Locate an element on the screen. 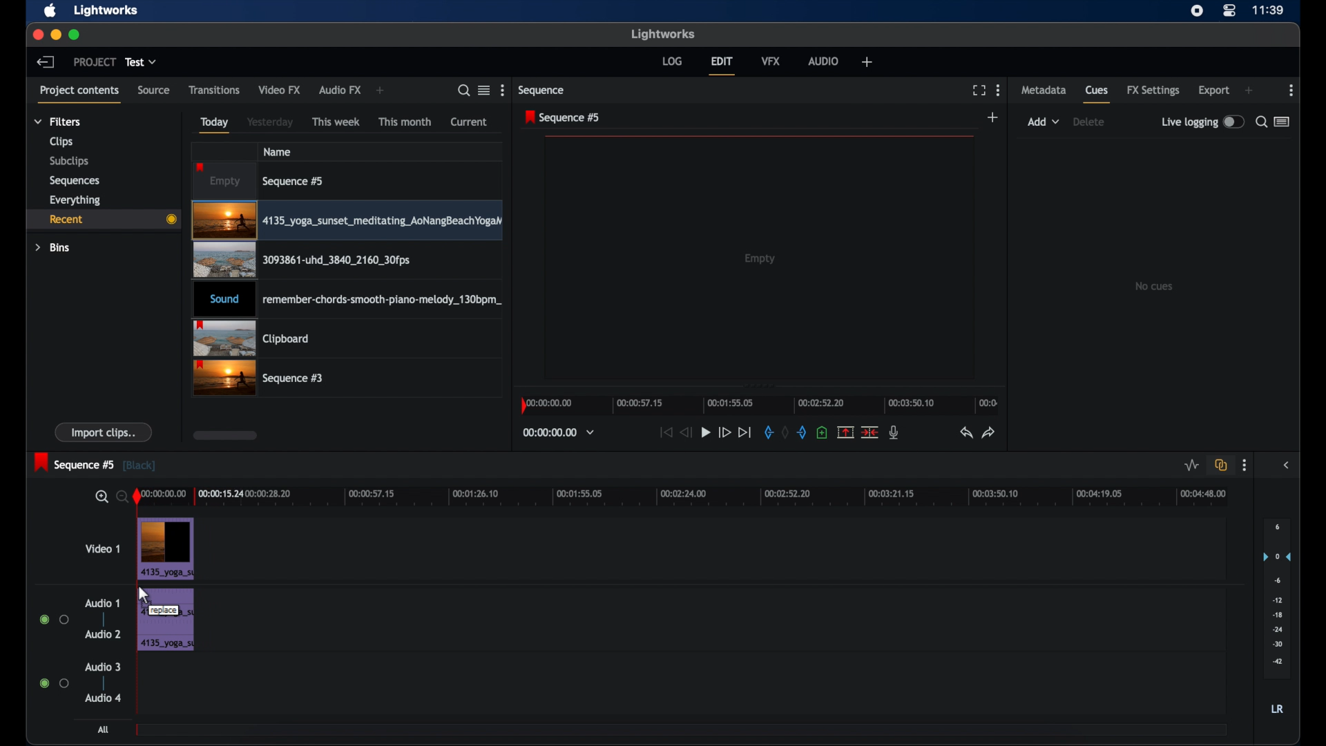 Image resolution: width=1326 pixels, height=746 pixels. timecodes and reels is located at coordinates (562, 432).